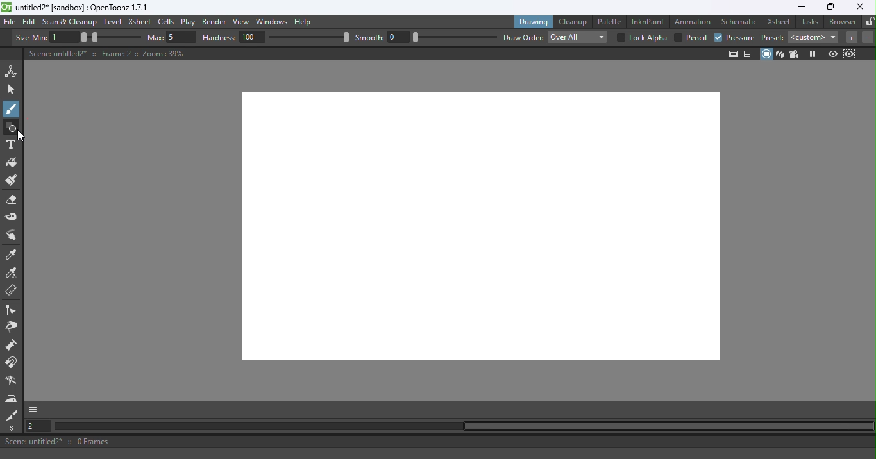 Image resolution: width=876 pixels, height=459 pixels. What do you see at coordinates (841, 21) in the screenshot?
I see `Browser` at bounding box center [841, 21].